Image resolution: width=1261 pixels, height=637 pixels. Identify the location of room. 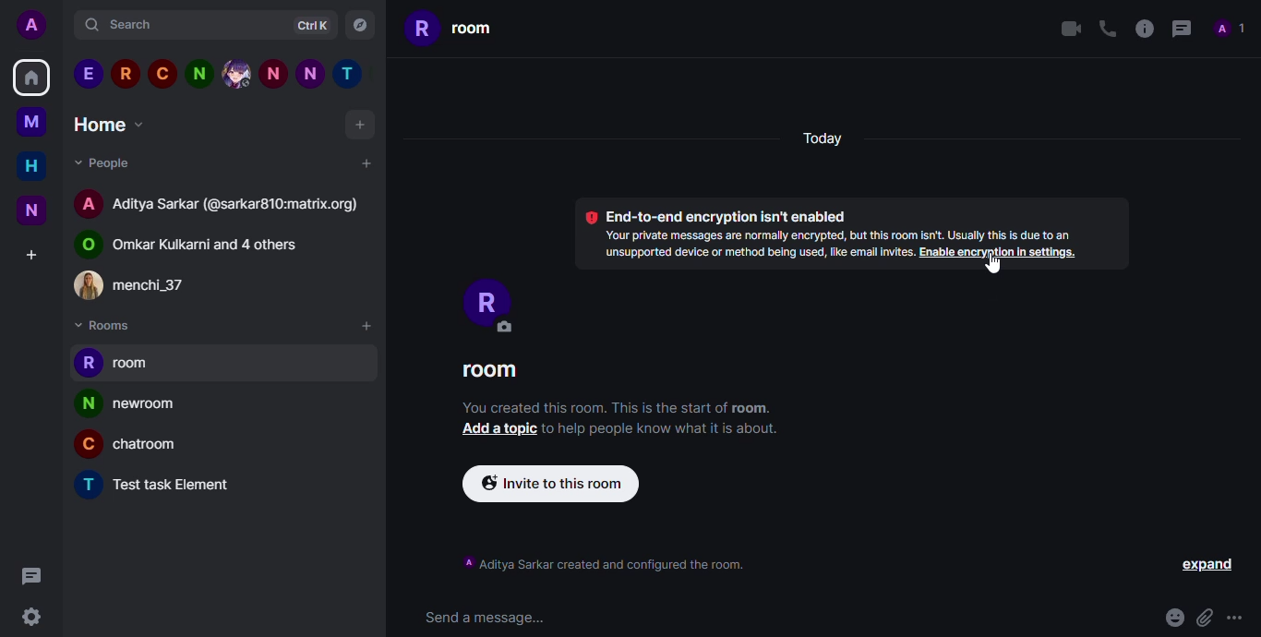
(486, 370).